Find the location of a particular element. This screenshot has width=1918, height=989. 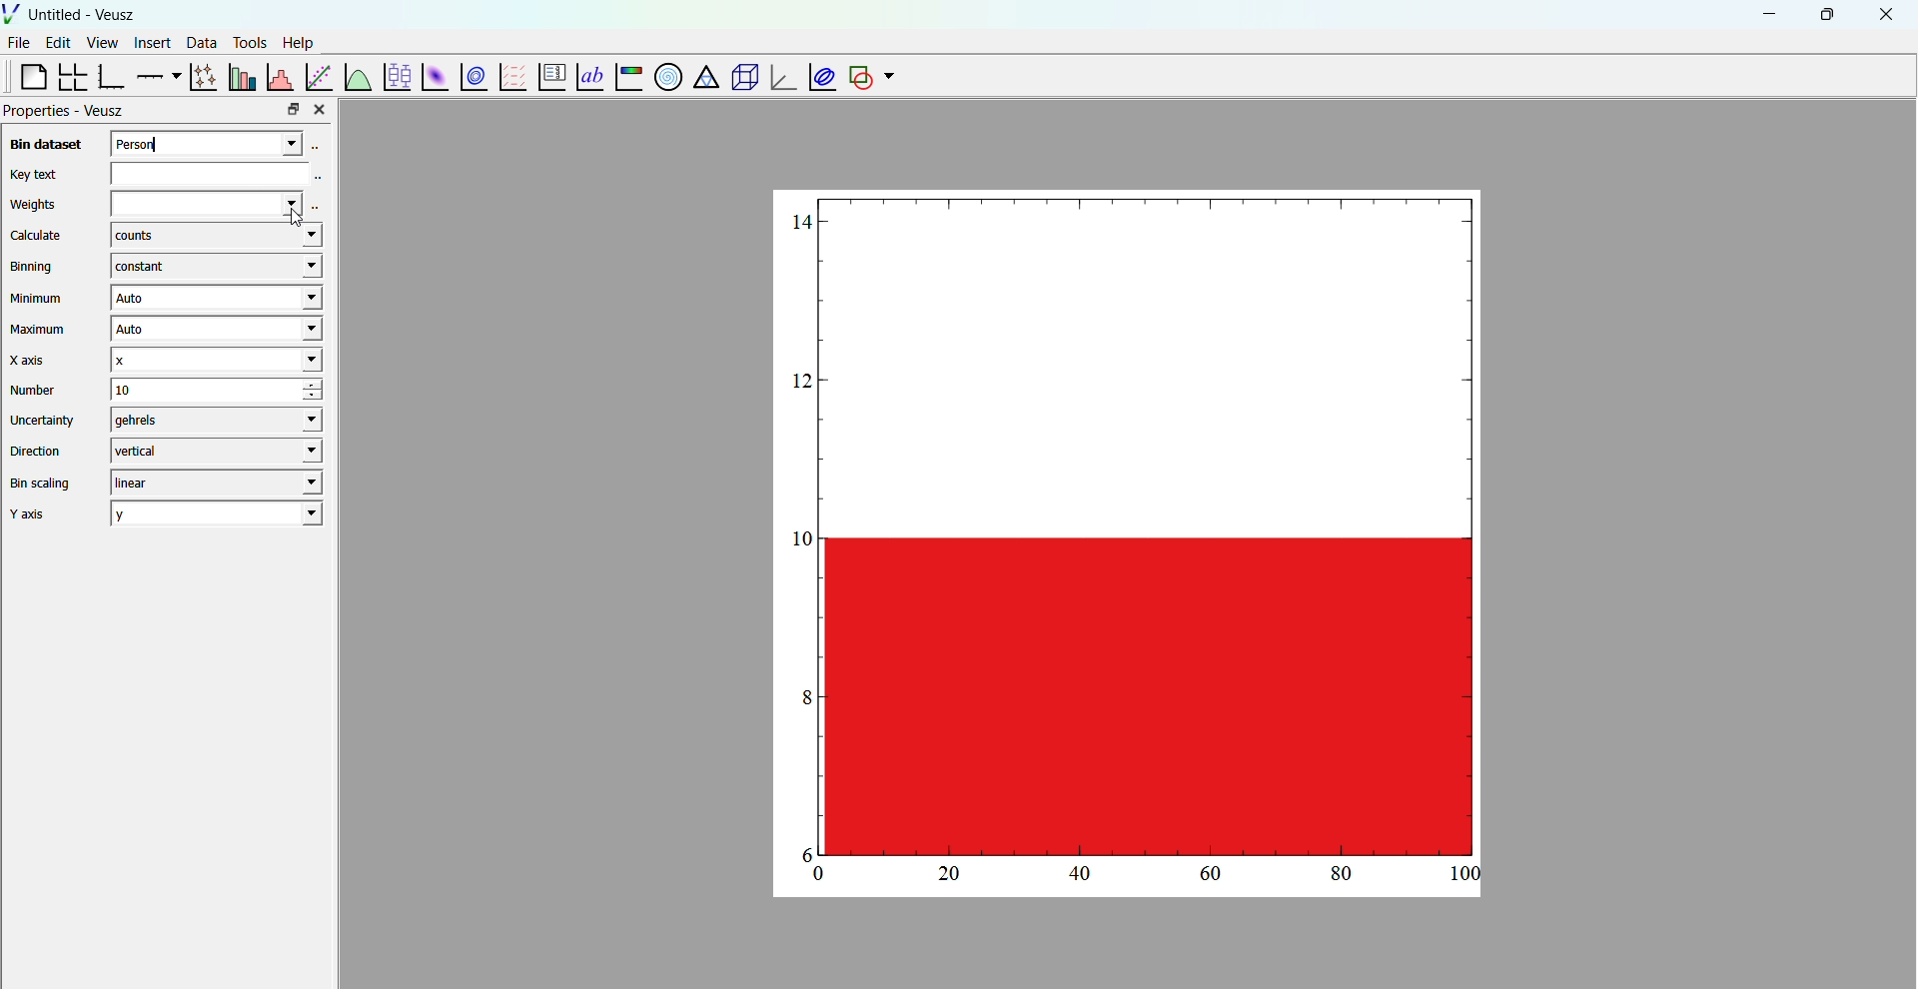

Weights is located at coordinates (33, 206).